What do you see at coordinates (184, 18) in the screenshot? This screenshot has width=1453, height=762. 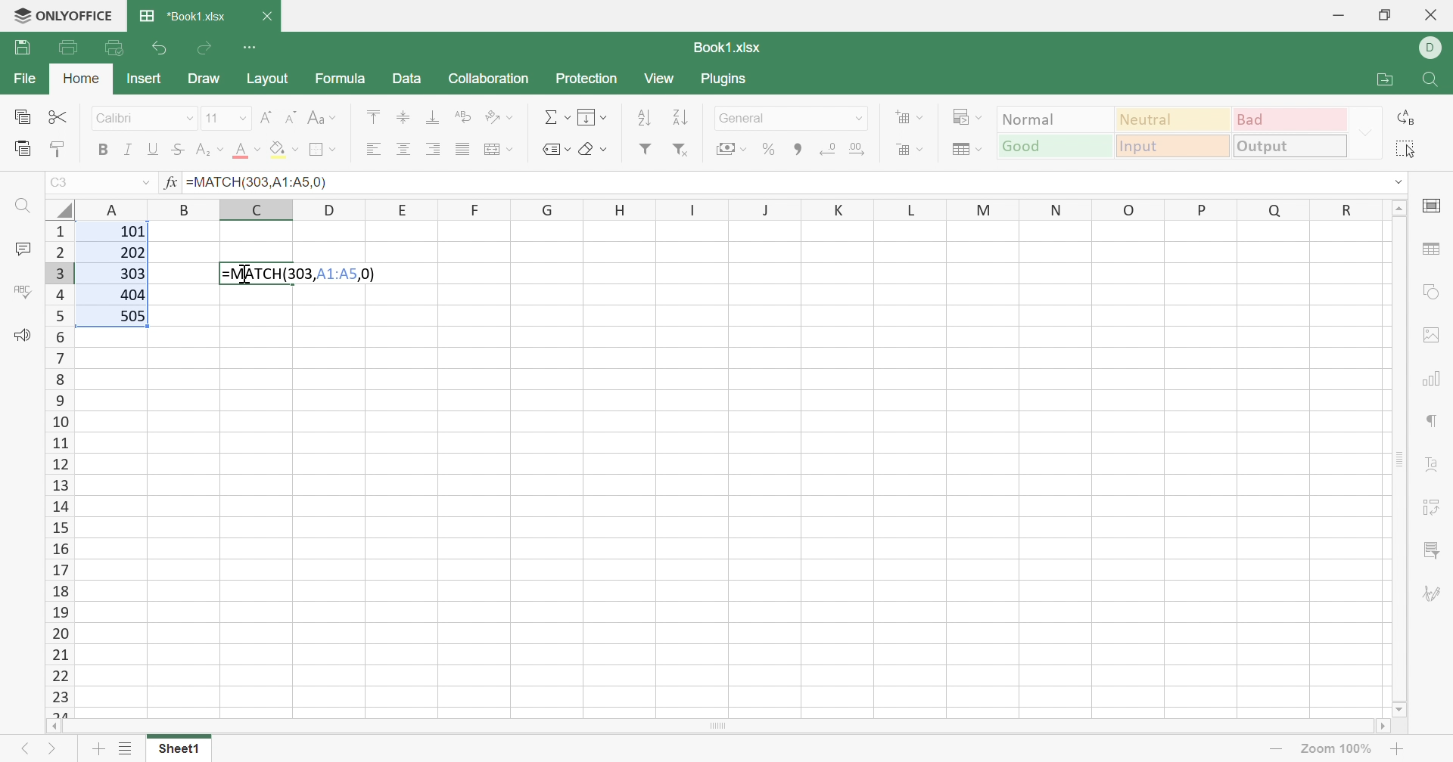 I see `*Book1.xlsx` at bounding box center [184, 18].